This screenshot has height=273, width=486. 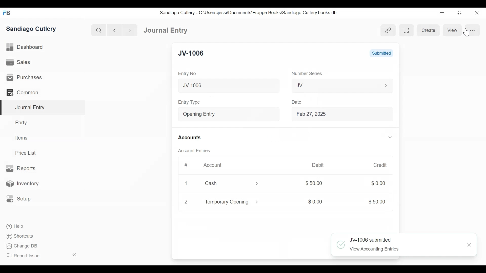 What do you see at coordinates (221, 114) in the screenshot?
I see `Entry Type` at bounding box center [221, 114].